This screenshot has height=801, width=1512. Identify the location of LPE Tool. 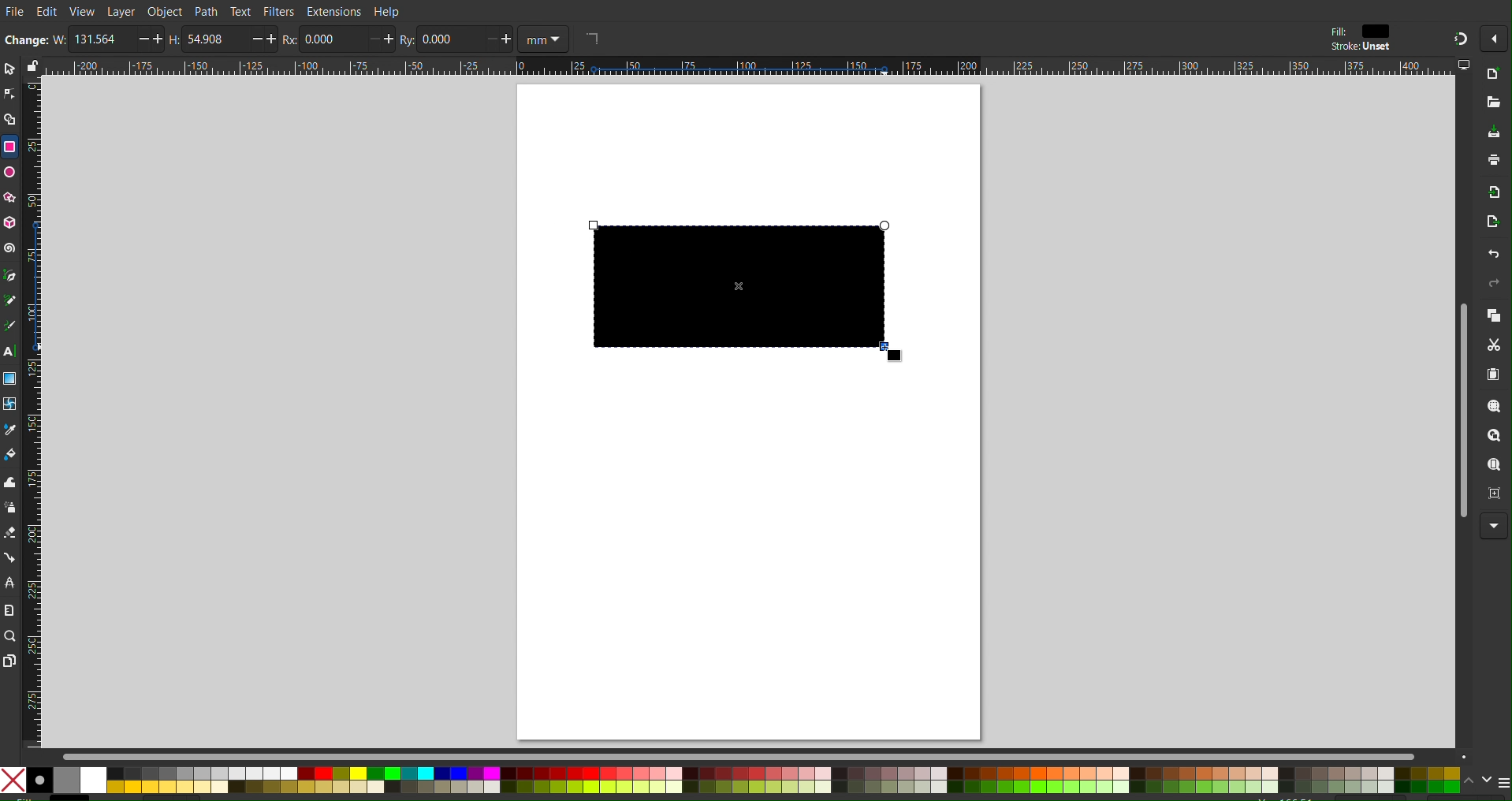
(9, 583).